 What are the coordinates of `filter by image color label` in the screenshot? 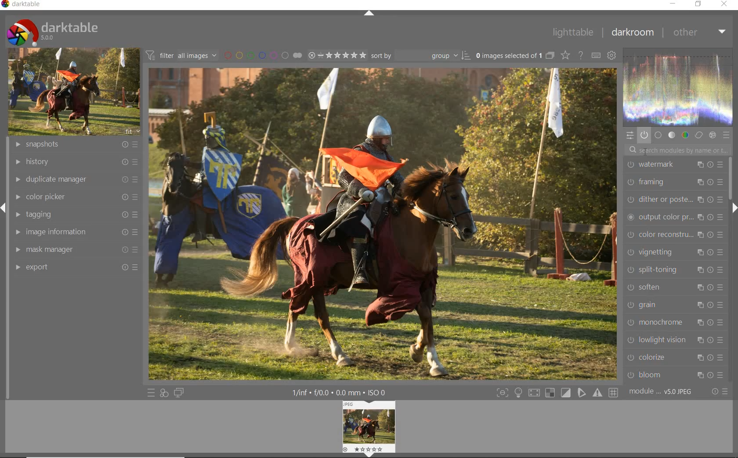 It's located at (262, 55).